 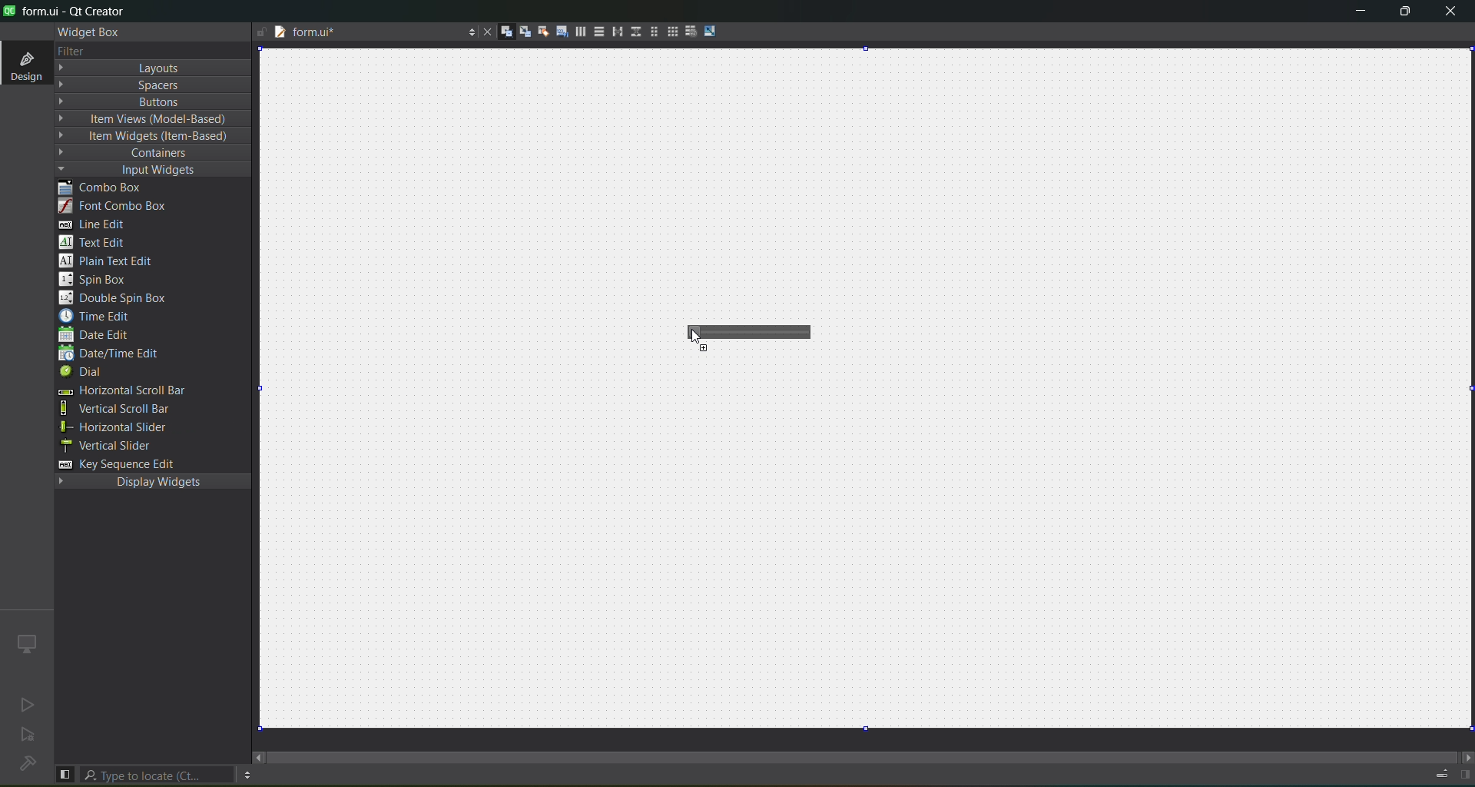 What do you see at coordinates (149, 390) in the screenshot?
I see `horizontal scroll bar` at bounding box center [149, 390].